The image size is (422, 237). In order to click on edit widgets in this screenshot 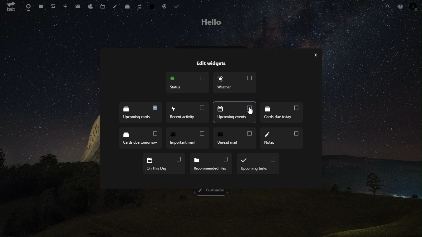, I will do `click(211, 64)`.